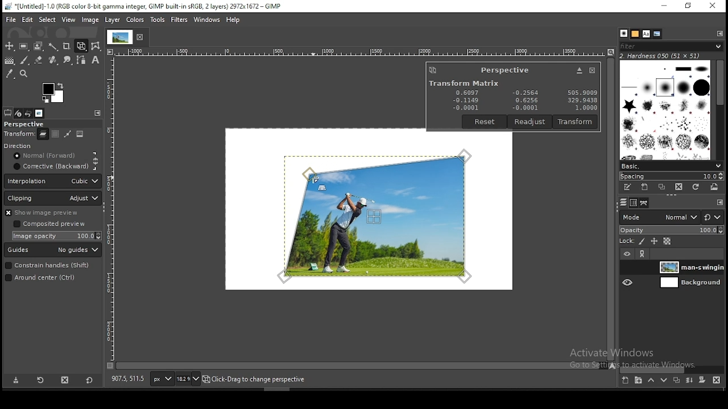 The image size is (728, 409). What do you see at coordinates (39, 47) in the screenshot?
I see `foreground select tool` at bounding box center [39, 47].